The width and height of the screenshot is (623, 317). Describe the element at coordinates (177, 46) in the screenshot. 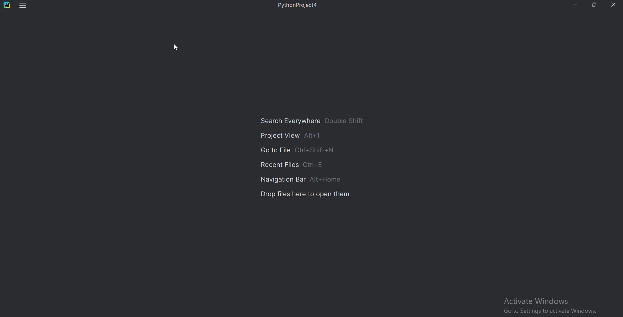

I see `Cursor` at that location.